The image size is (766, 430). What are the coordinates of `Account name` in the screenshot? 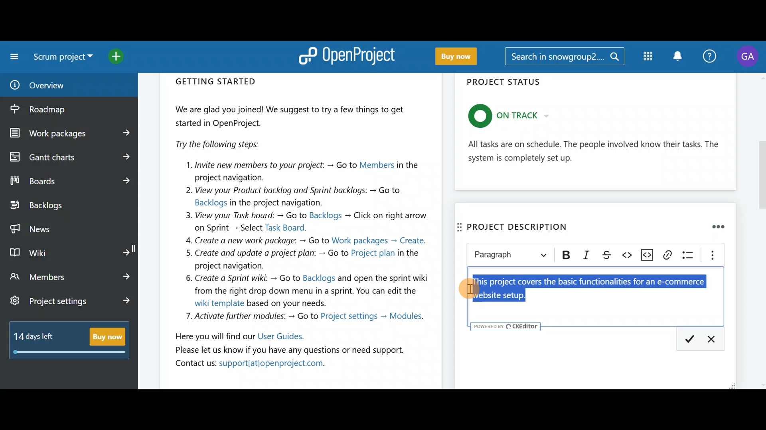 It's located at (749, 57).